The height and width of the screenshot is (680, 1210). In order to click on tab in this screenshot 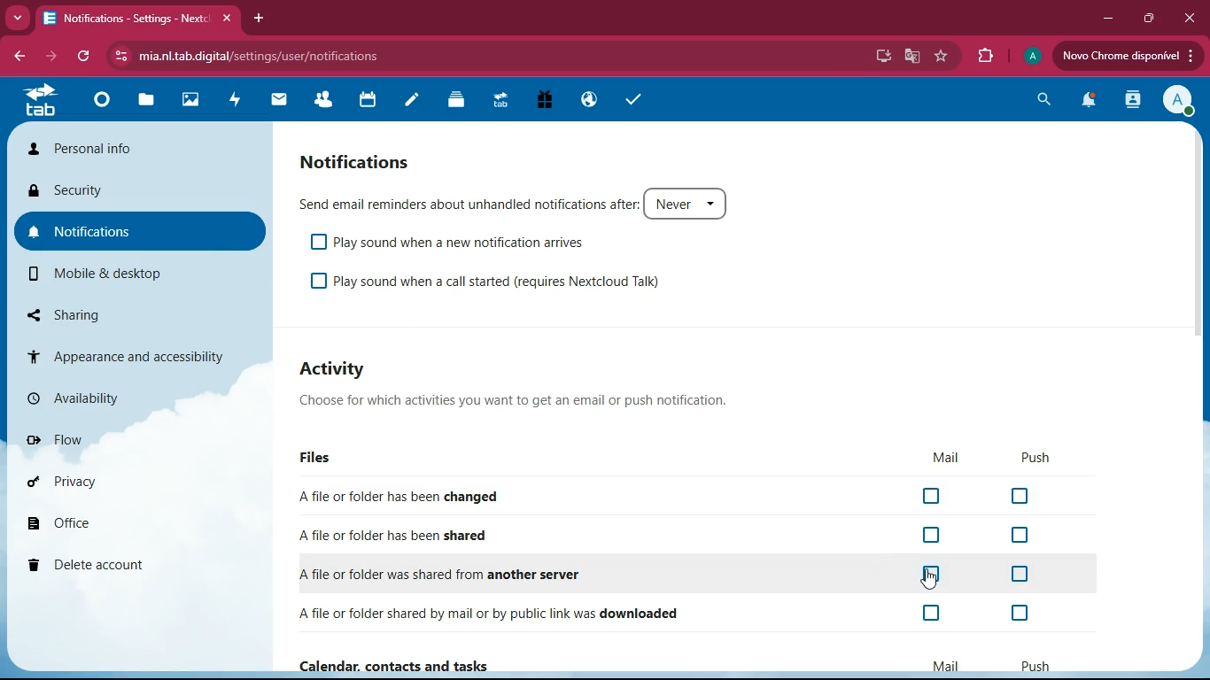, I will do `click(499, 103)`.